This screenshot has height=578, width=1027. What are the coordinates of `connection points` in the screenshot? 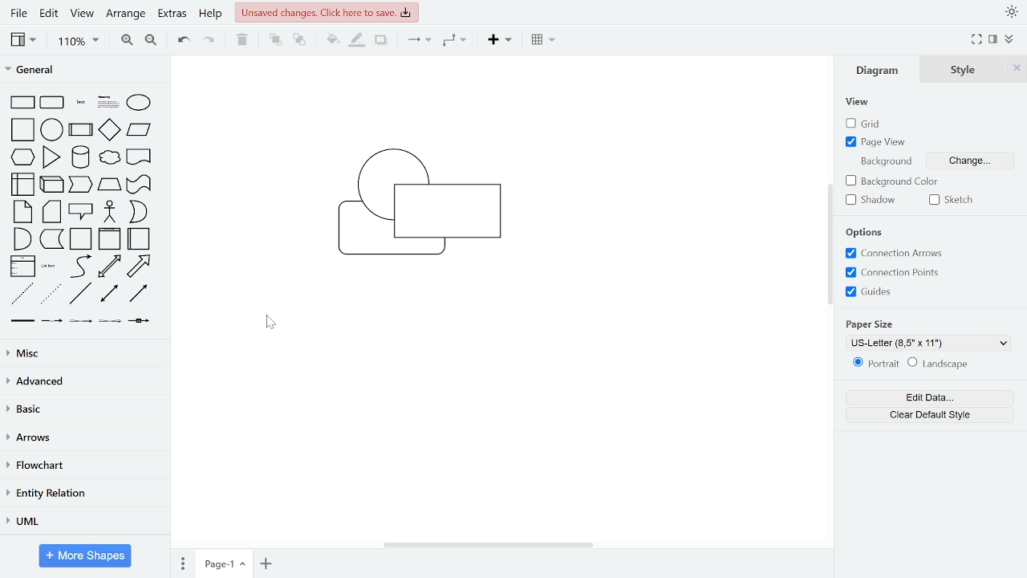 It's located at (896, 272).